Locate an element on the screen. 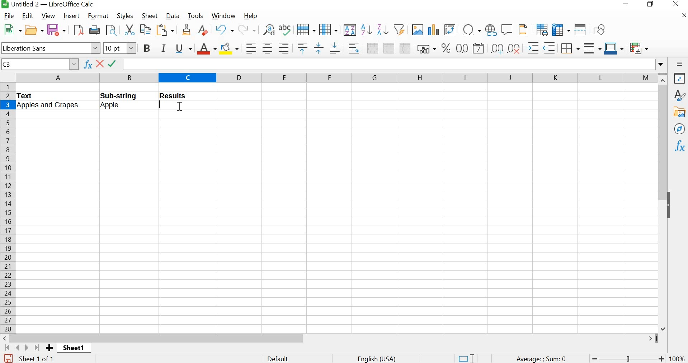  underline is located at coordinates (183, 48).